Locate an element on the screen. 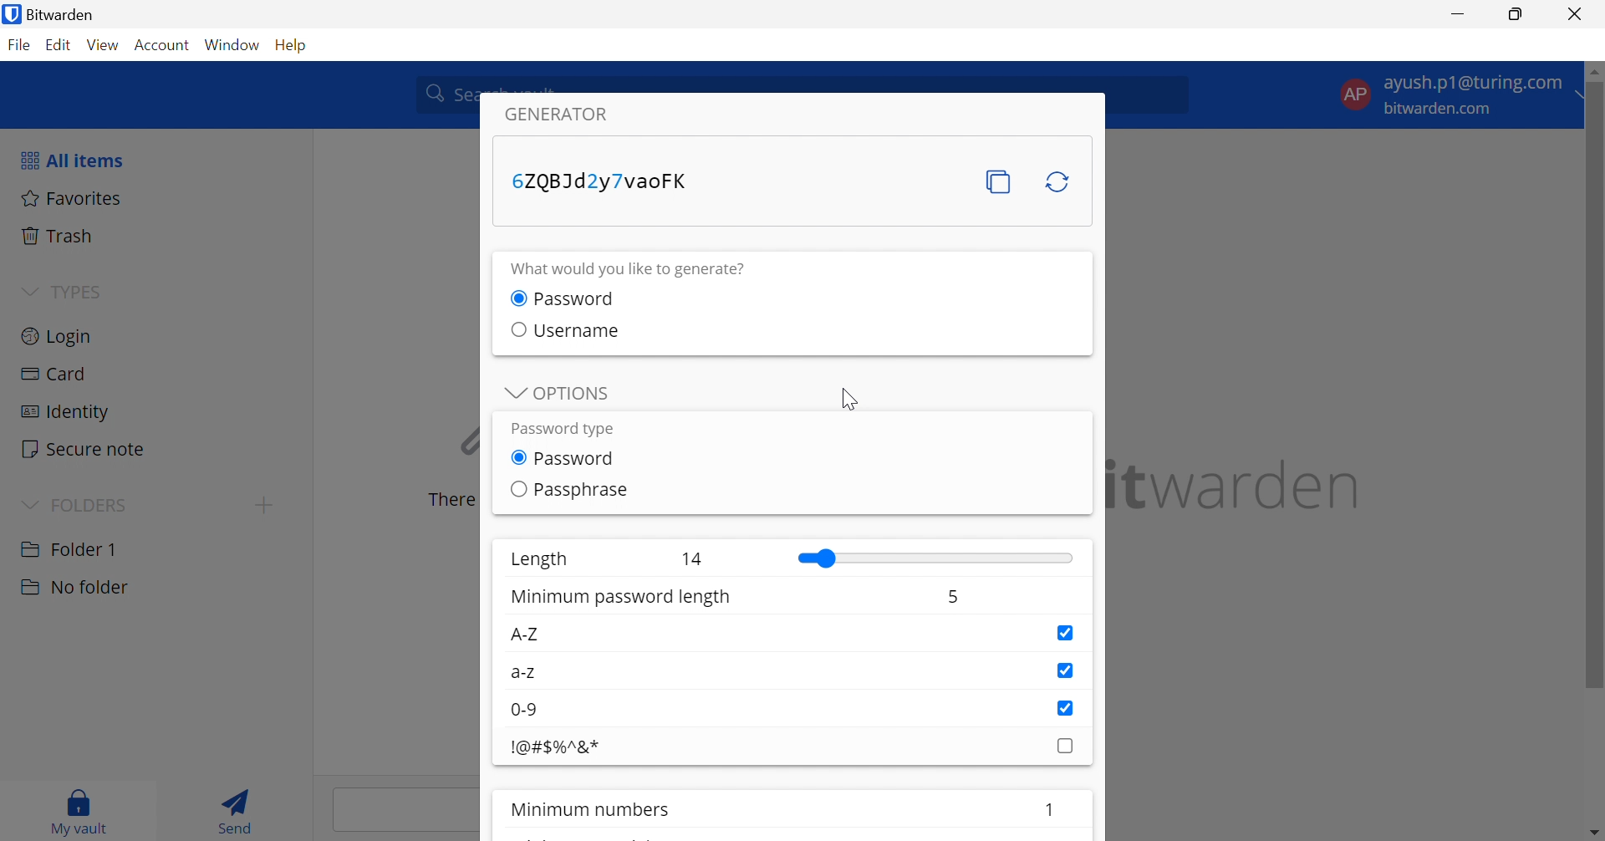 Image resolution: width=1605 pixels, height=841 pixels. move down is located at coordinates (1595, 832).